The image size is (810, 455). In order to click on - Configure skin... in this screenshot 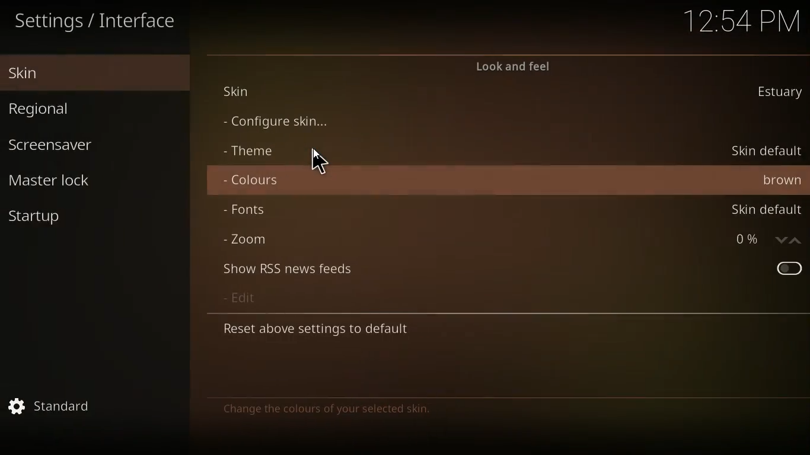, I will do `click(272, 122)`.